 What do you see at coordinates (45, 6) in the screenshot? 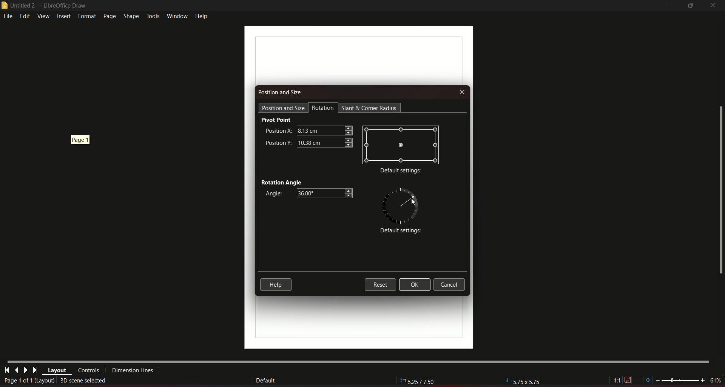
I see `untitled 2 - libreoffice draw` at bounding box center [45, 6].